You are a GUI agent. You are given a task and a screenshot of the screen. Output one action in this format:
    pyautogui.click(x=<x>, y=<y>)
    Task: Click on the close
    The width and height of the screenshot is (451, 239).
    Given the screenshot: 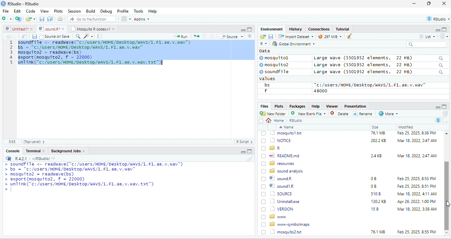 What is the action you would take?
    pyautogui.click(x=444, y=4)
    